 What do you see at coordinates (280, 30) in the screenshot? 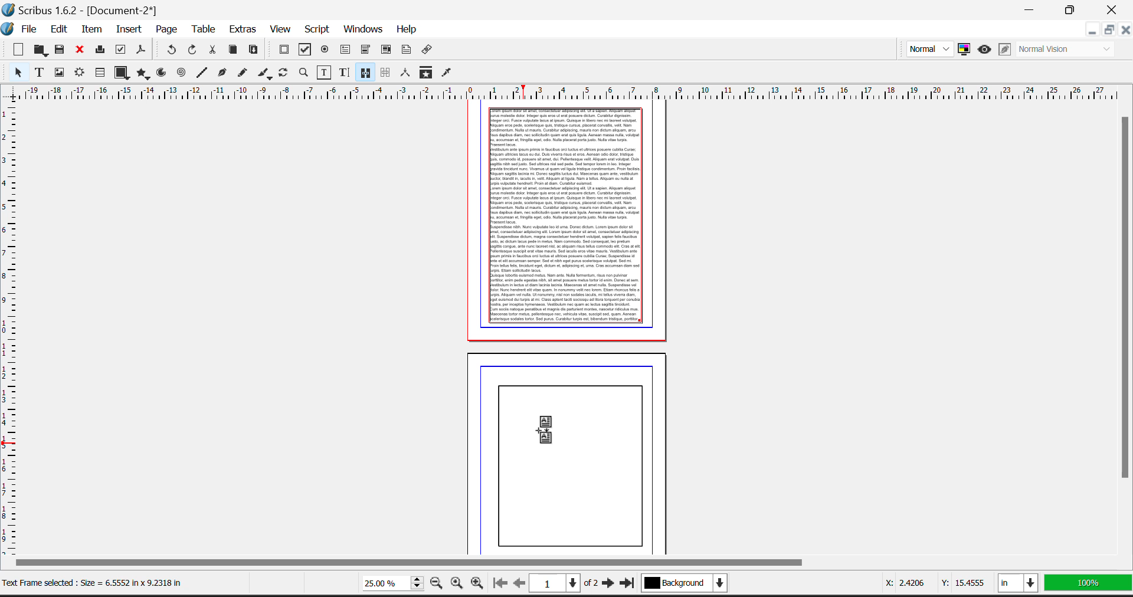
I see `View` at bounding box center [280, 30].